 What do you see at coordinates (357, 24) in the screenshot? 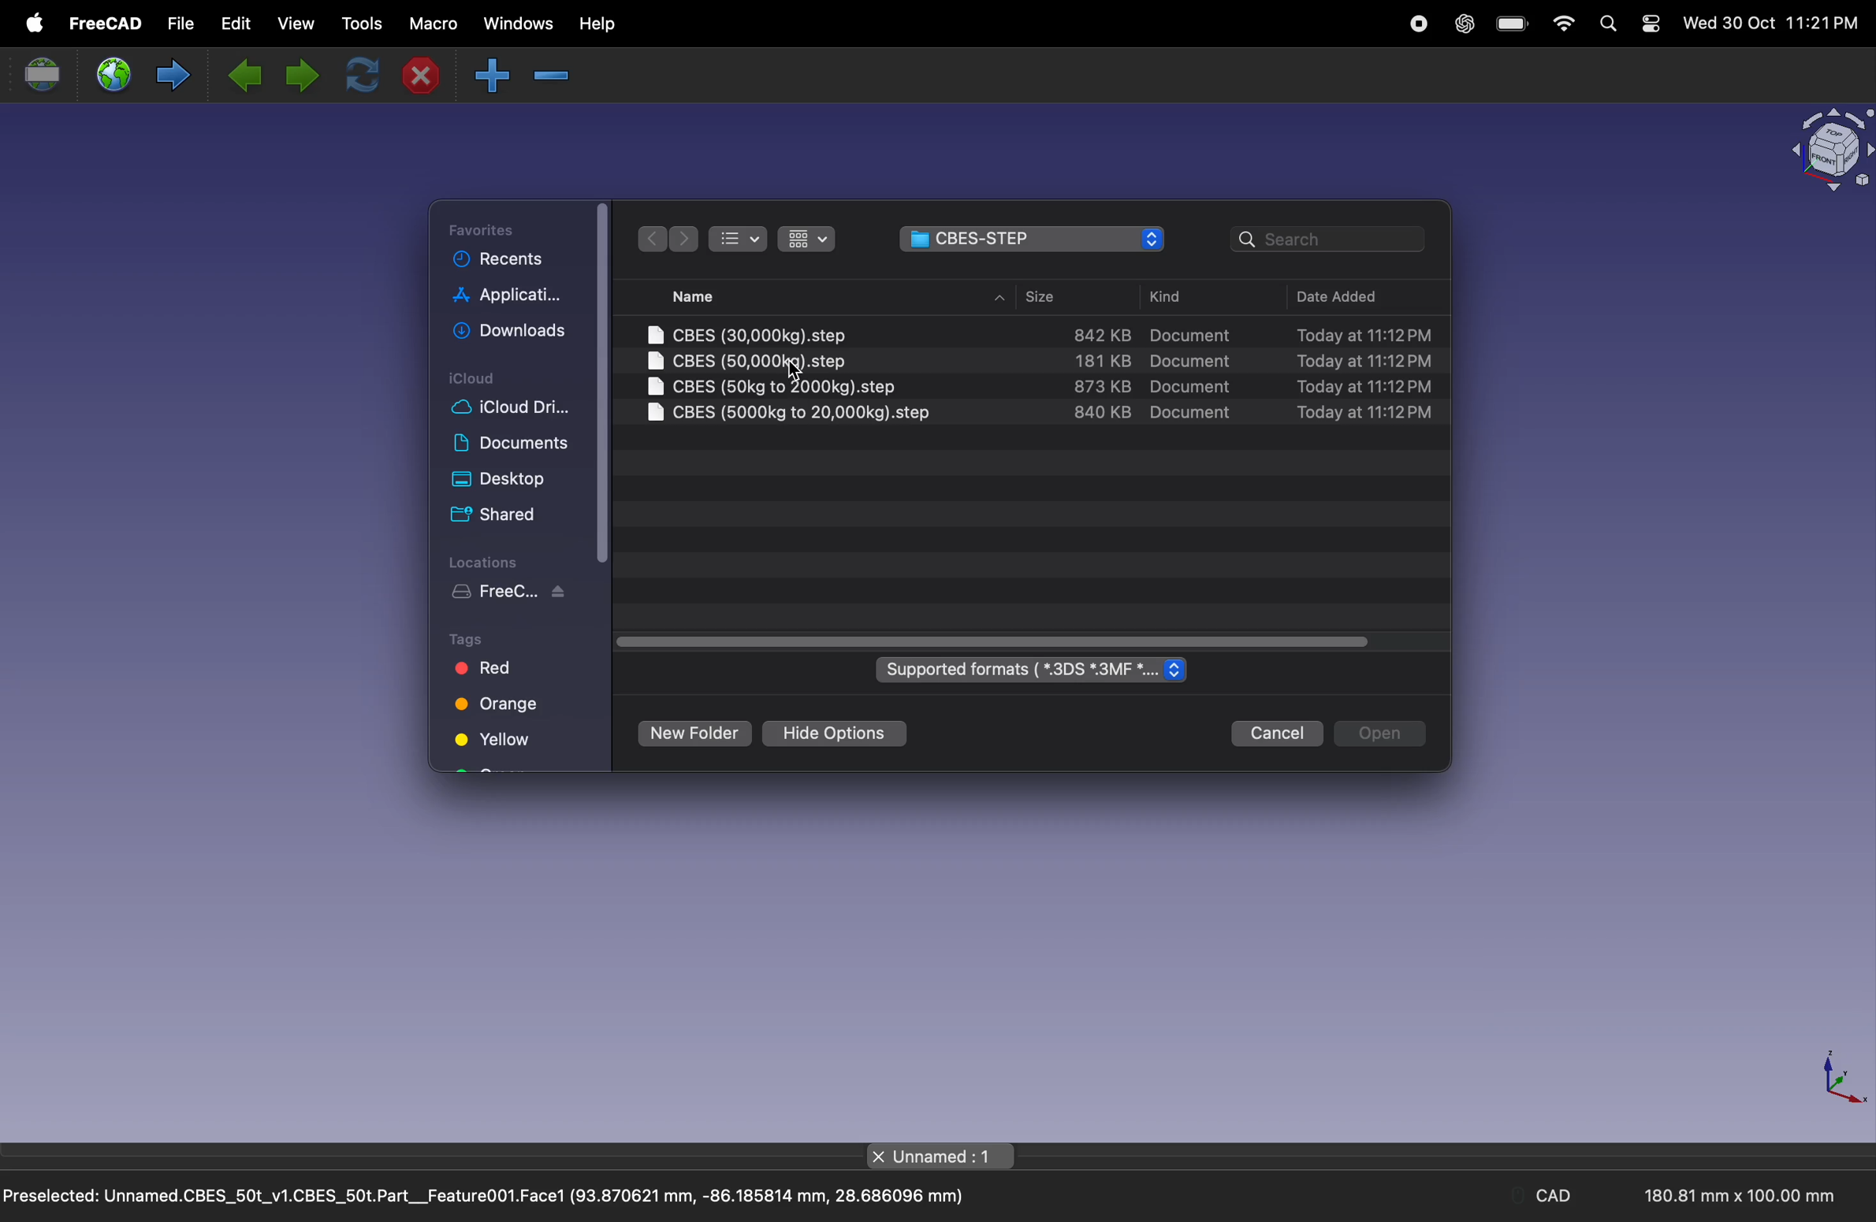
I see `tools` at bounding box center [357, 24].